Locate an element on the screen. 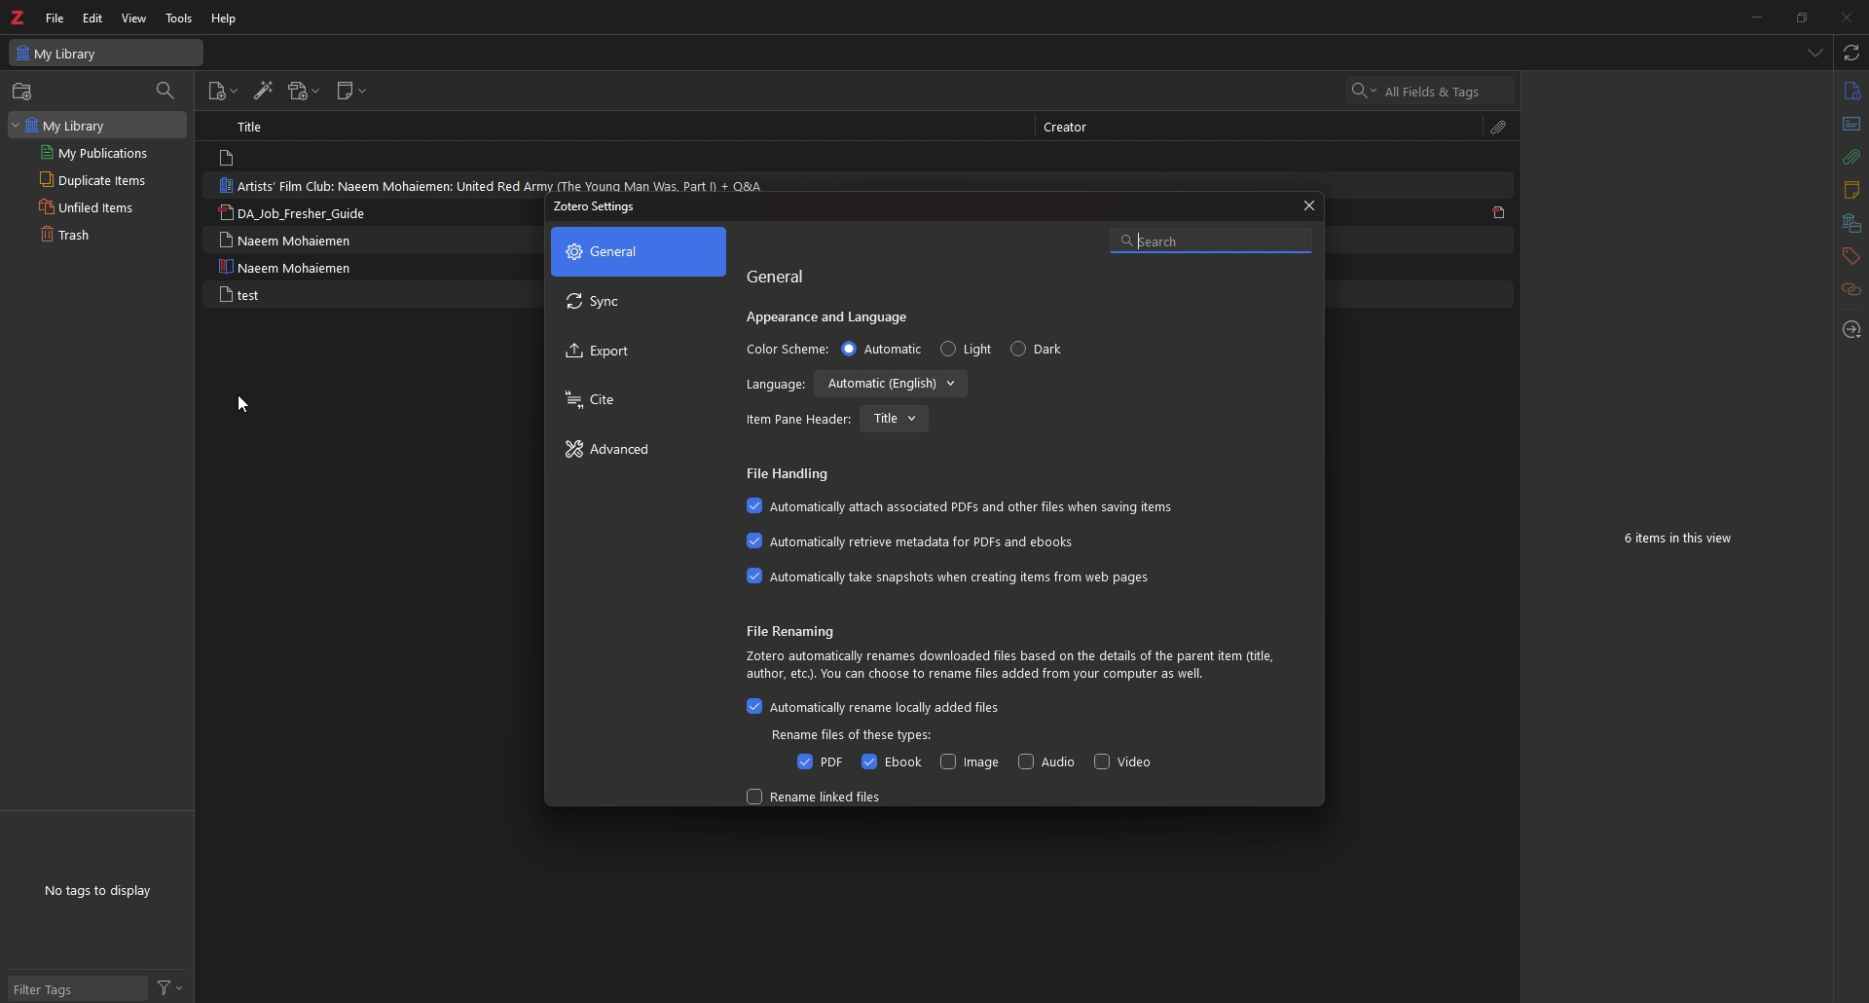 Image resolution: width=1869 pixels, height=1003 pixels. cite is located at coordinates (630, 400).